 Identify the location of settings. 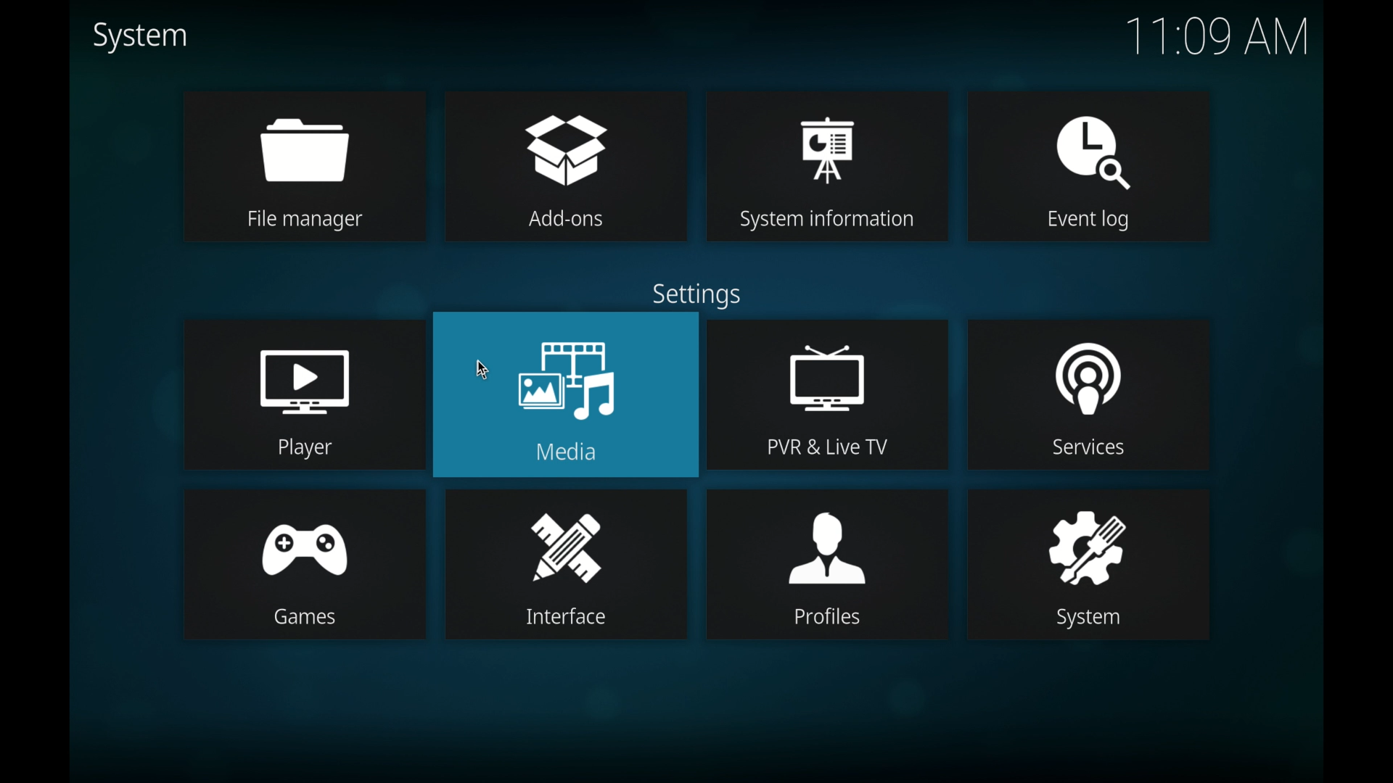
(696, 294).